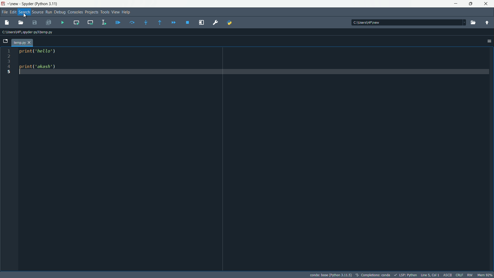  Describe the element at coordinates (9, 159) in the screenshot. I see `line numbers` at that location.